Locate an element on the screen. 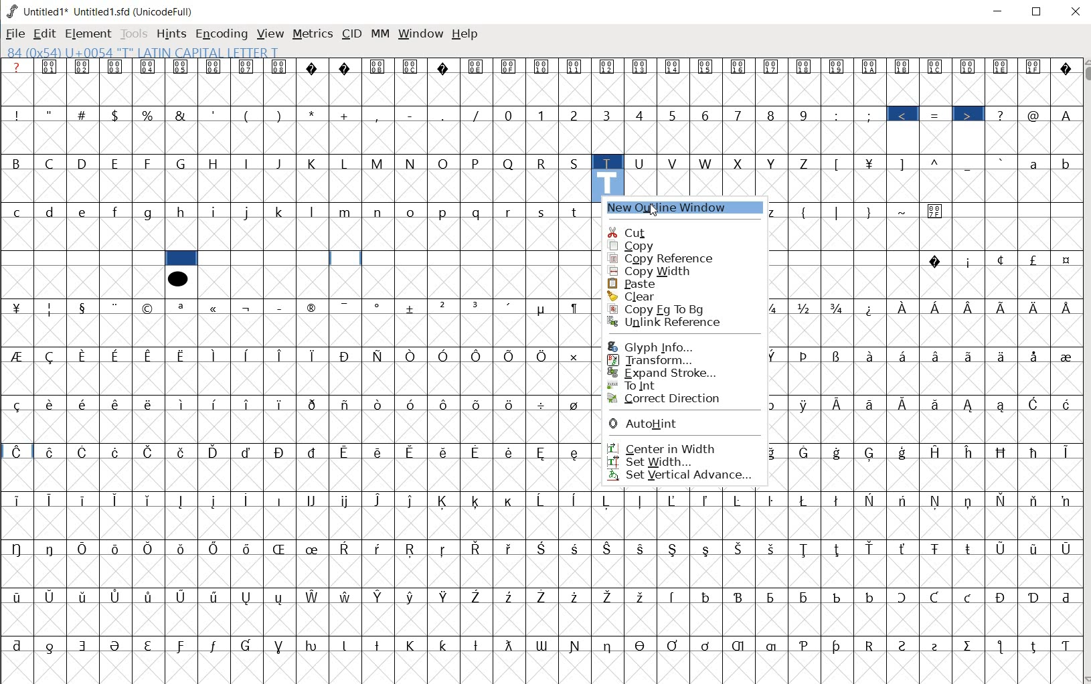  Symbol is located at coordinates (380, 67).